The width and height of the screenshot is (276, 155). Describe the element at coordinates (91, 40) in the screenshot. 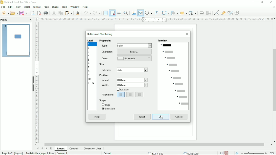

I see `Level` at that location.